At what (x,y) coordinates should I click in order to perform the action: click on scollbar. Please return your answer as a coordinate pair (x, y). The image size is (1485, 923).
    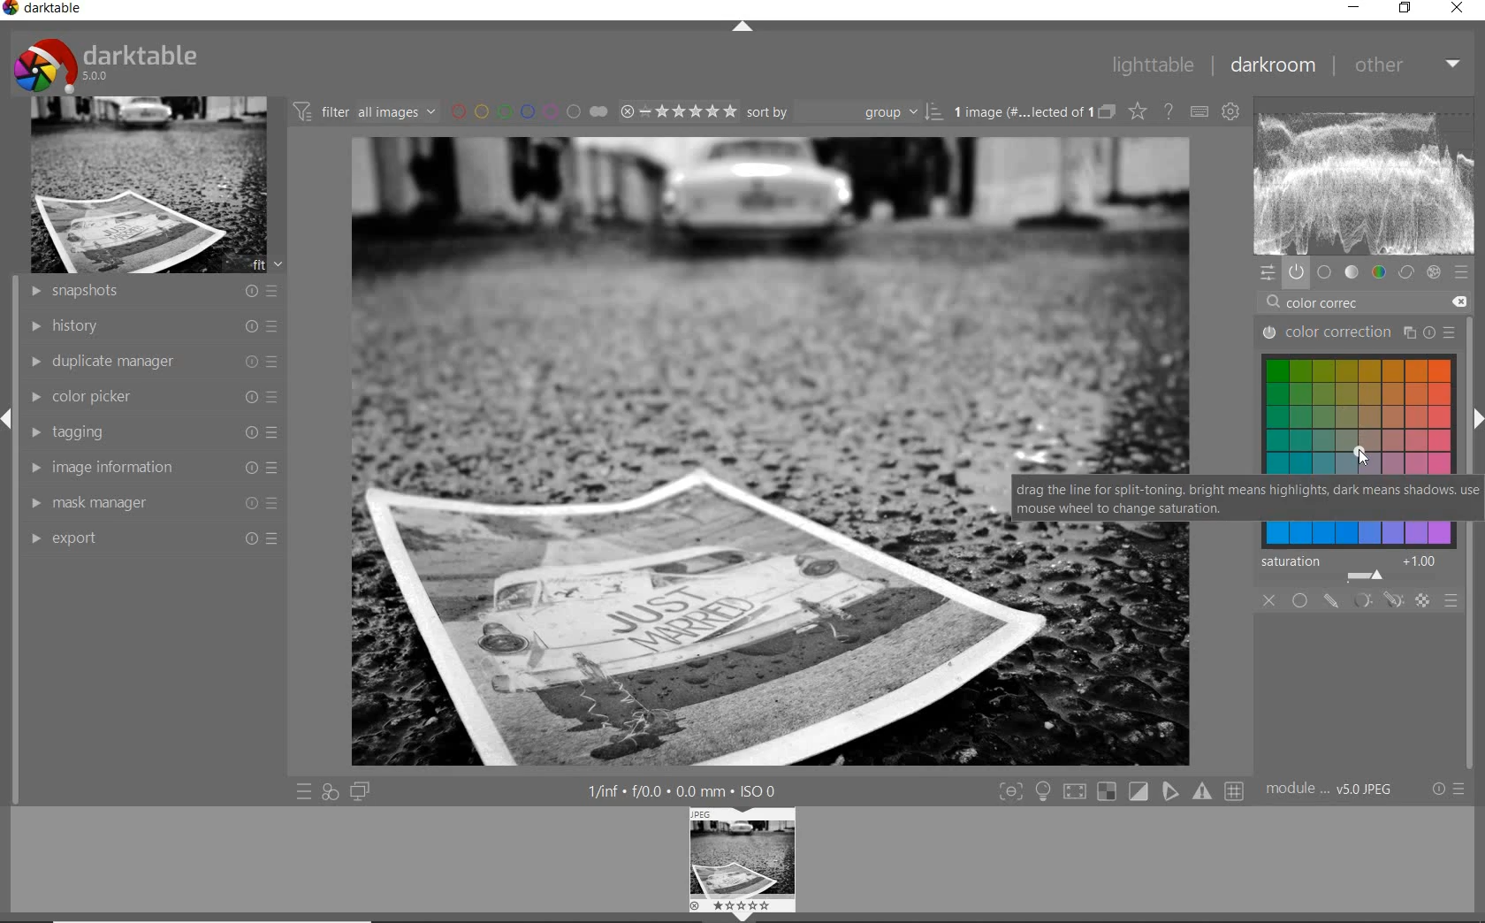
    Looking at the image, I should click on (1474, 355).